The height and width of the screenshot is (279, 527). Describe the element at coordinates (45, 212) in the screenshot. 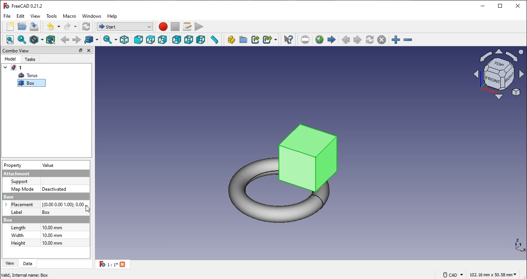

I see `Label Box ` at that location.